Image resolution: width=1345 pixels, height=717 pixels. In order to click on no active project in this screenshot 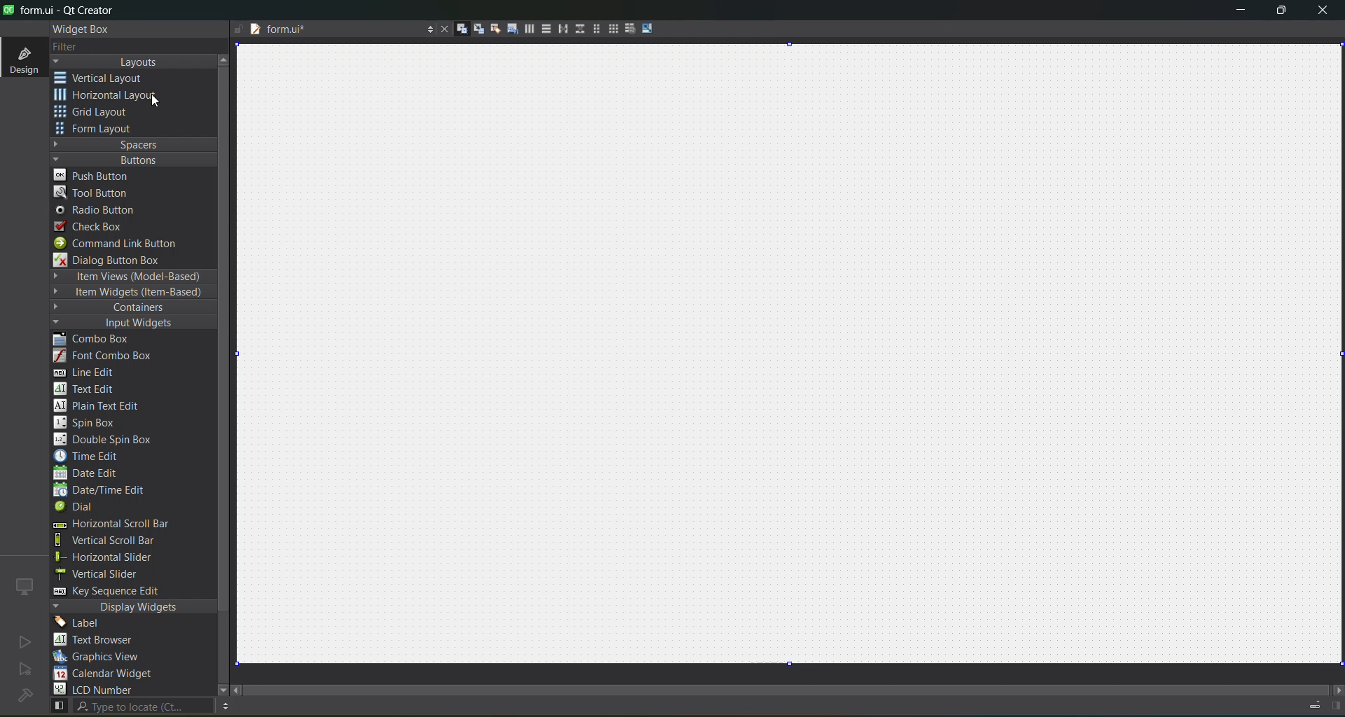, I will do `click(25, 670)`.